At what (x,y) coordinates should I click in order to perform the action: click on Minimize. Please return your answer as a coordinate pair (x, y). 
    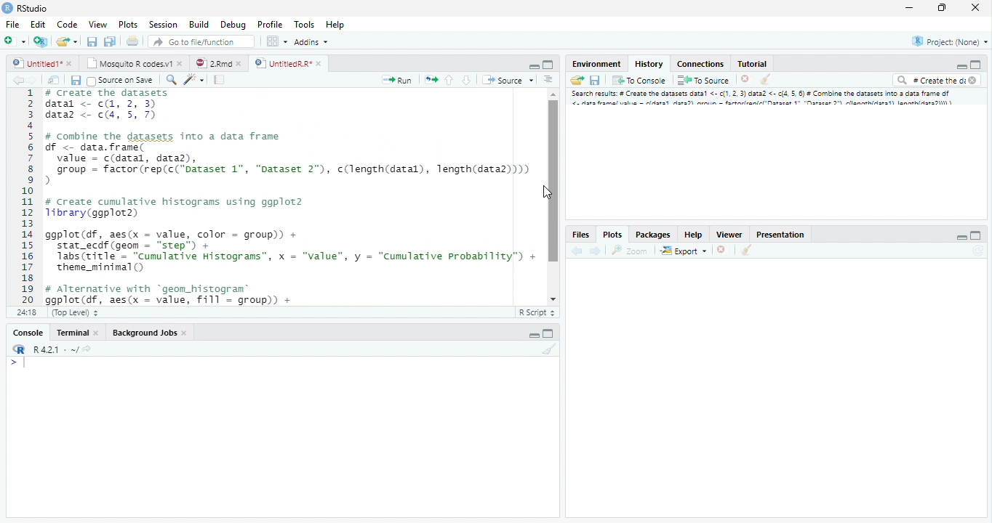
    Looking at the image, I should click on (959, 236).